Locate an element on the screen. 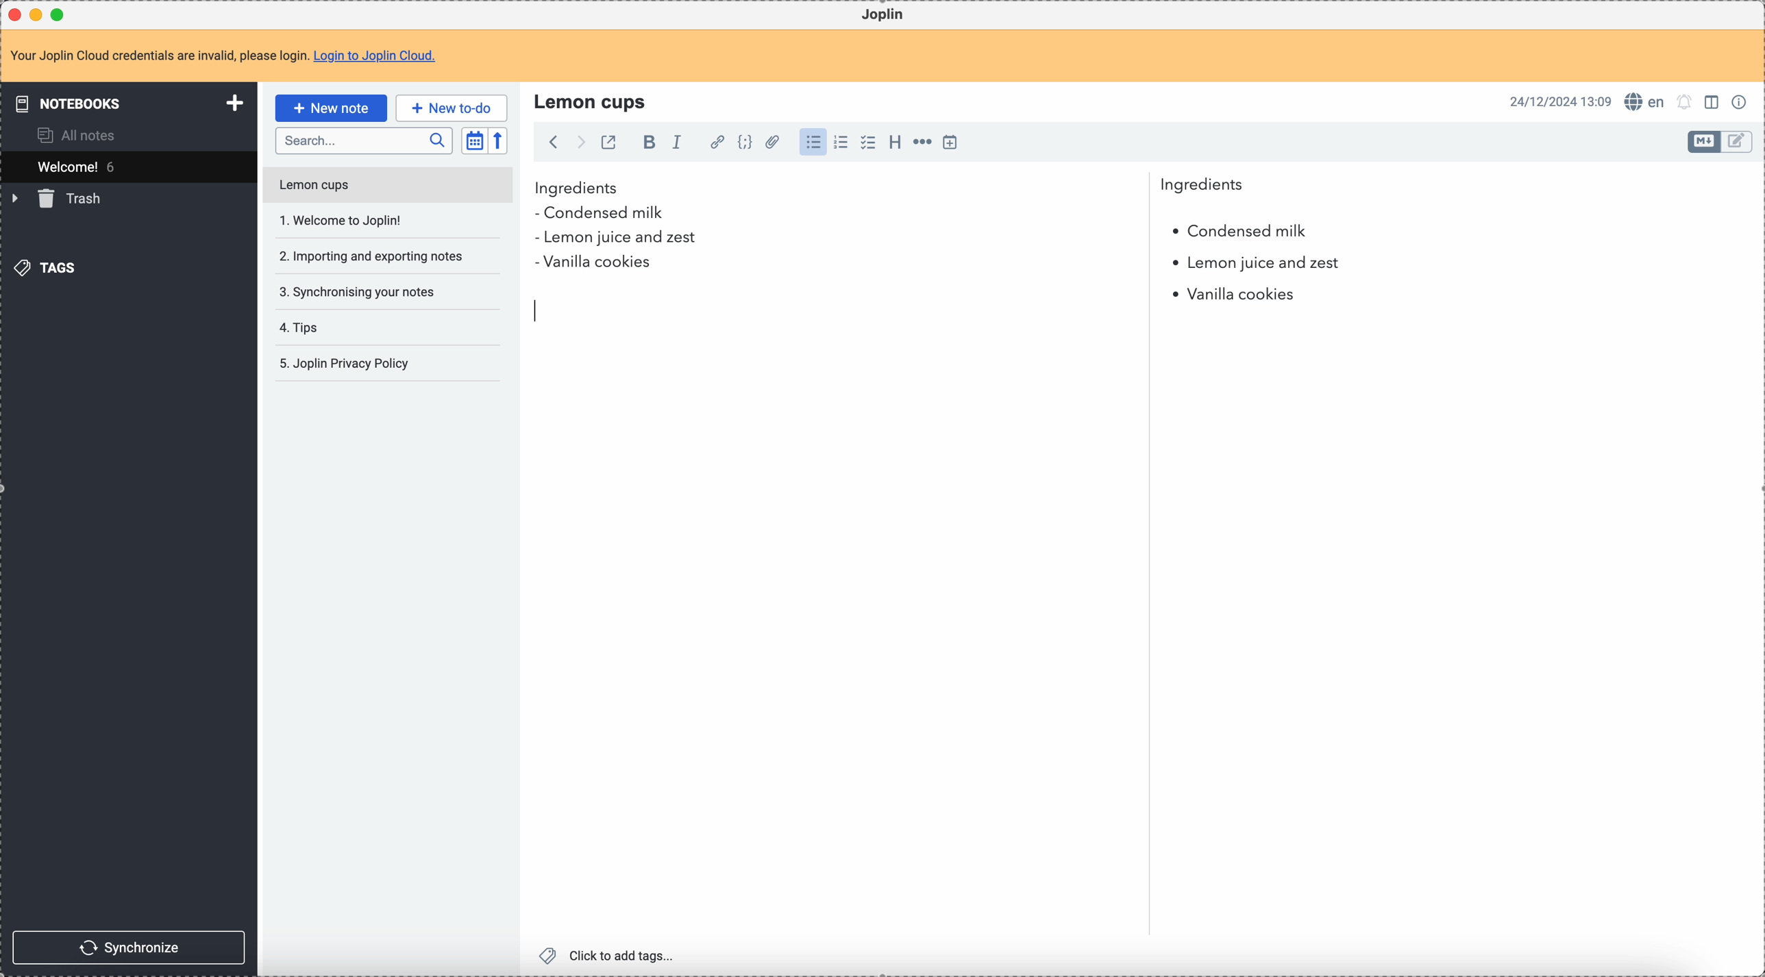 The image size is (1765, 977). date and hour is located at coordinates (1561, 101).